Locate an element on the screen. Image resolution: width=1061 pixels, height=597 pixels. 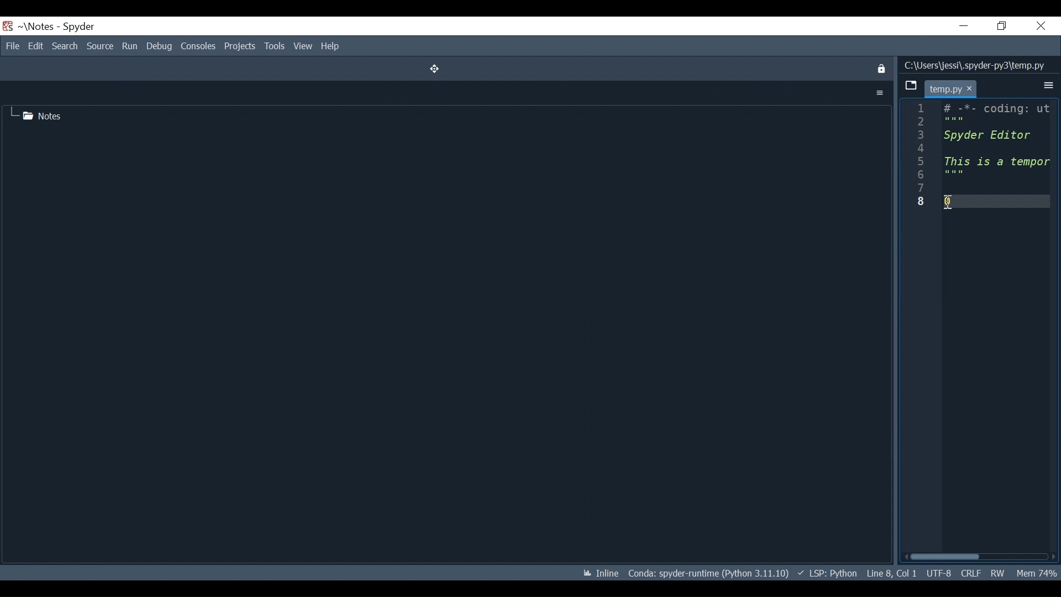
Help is located at coordinates (332, 46).